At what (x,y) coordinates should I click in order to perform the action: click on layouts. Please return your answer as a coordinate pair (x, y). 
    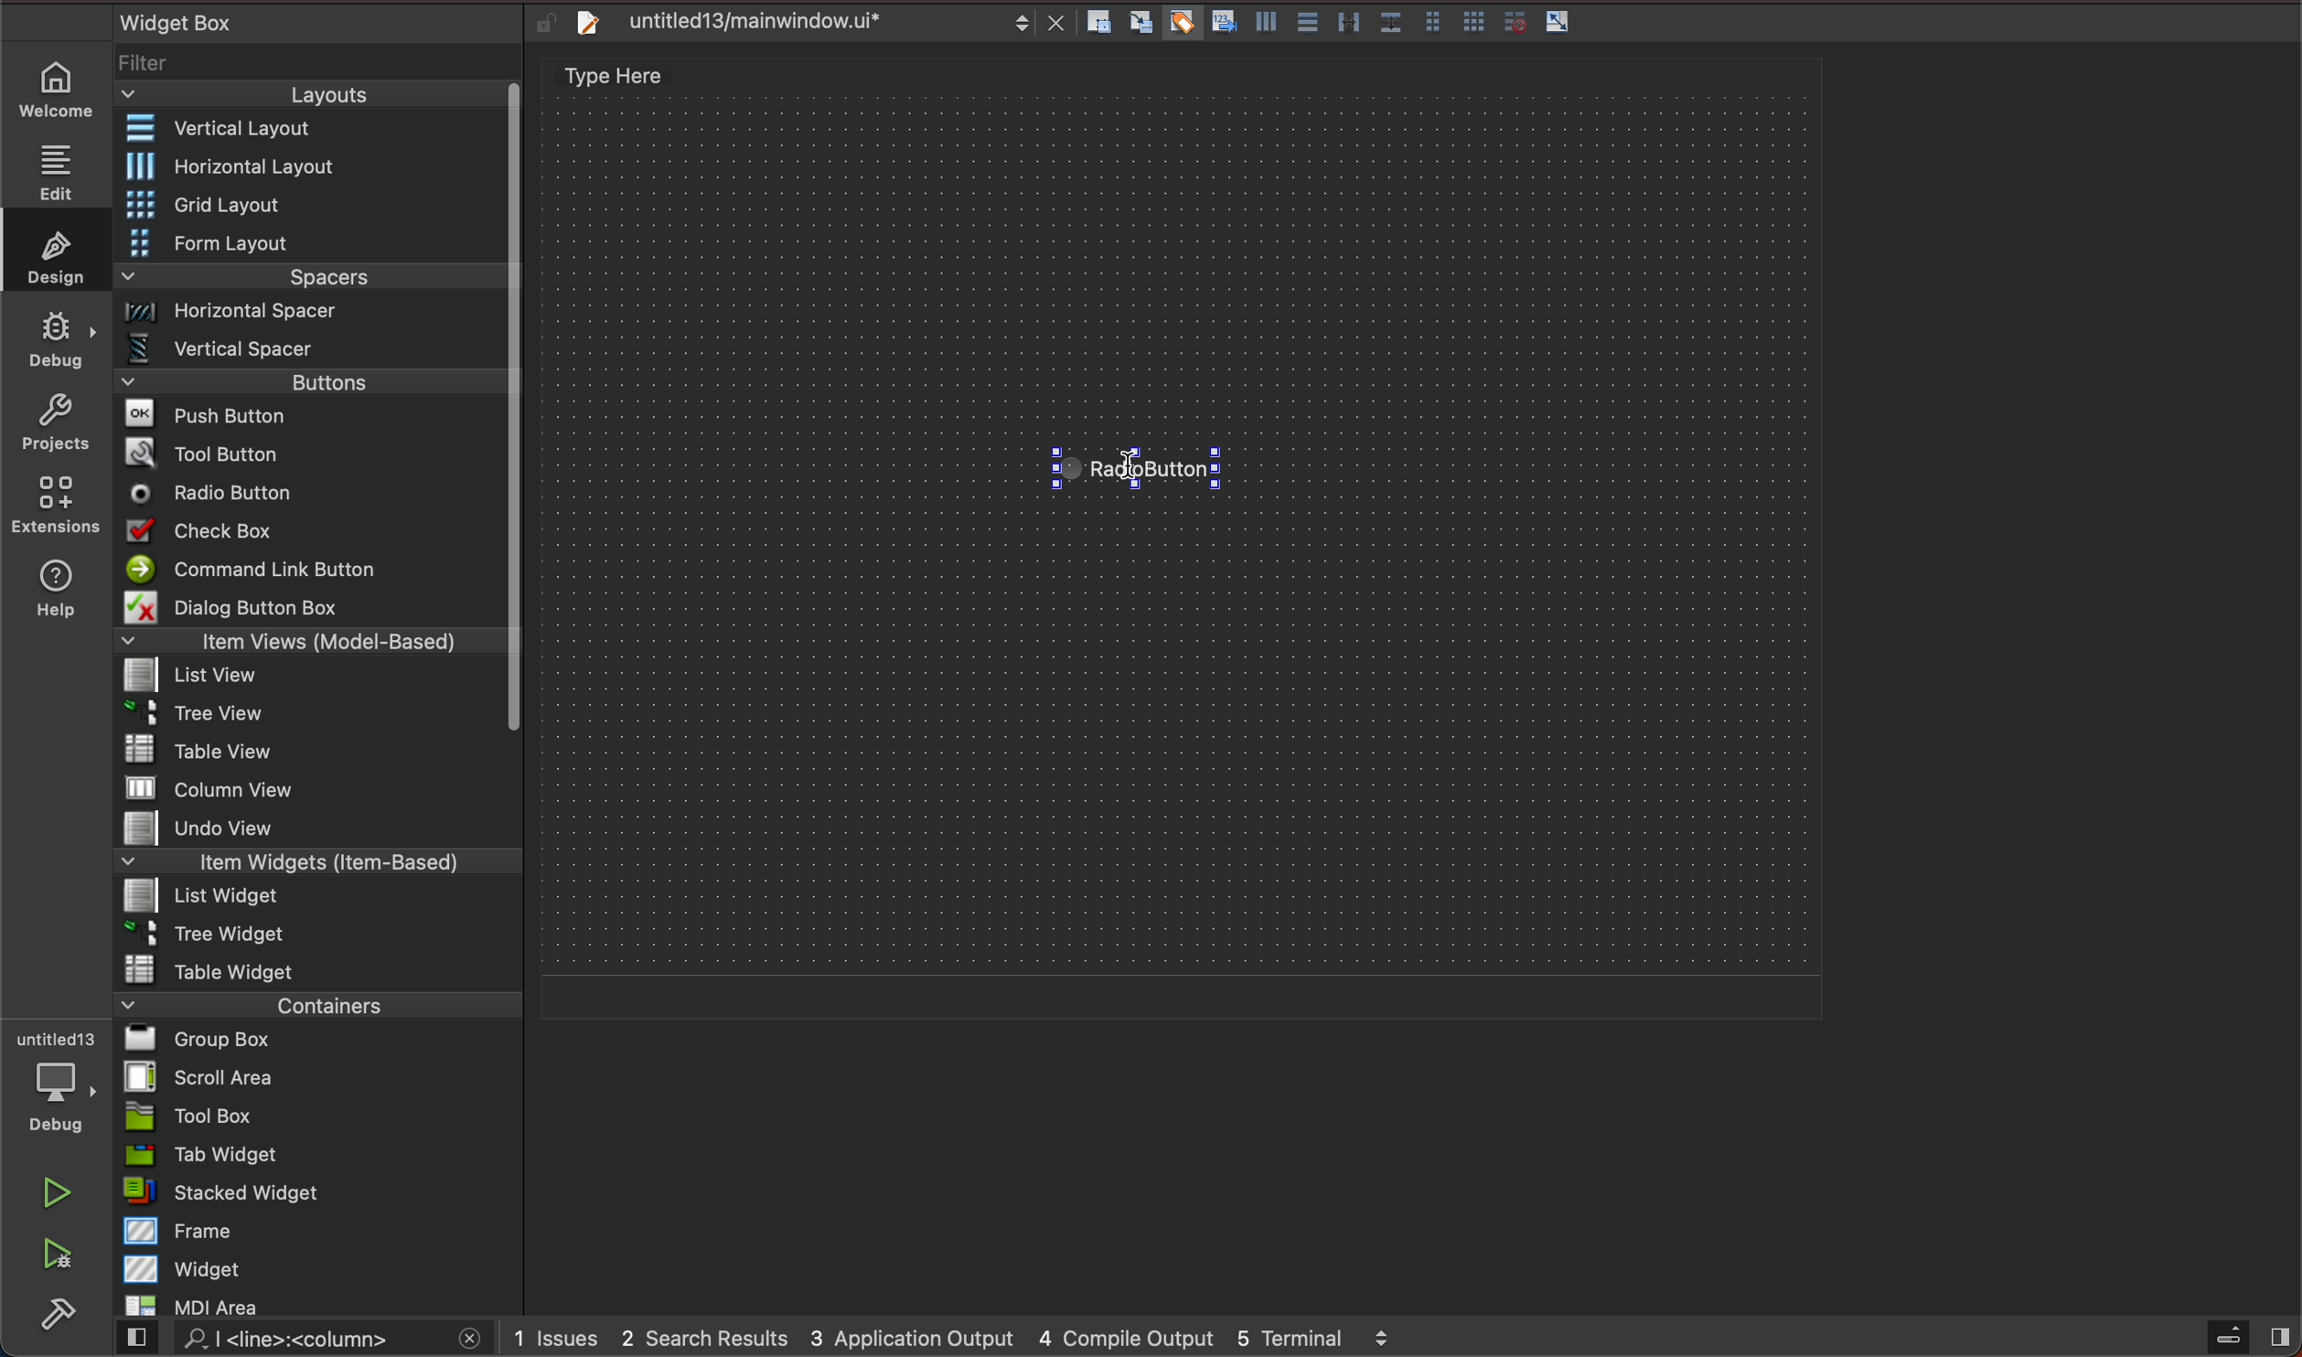
    Looking at the image, I should click on (311, 101).